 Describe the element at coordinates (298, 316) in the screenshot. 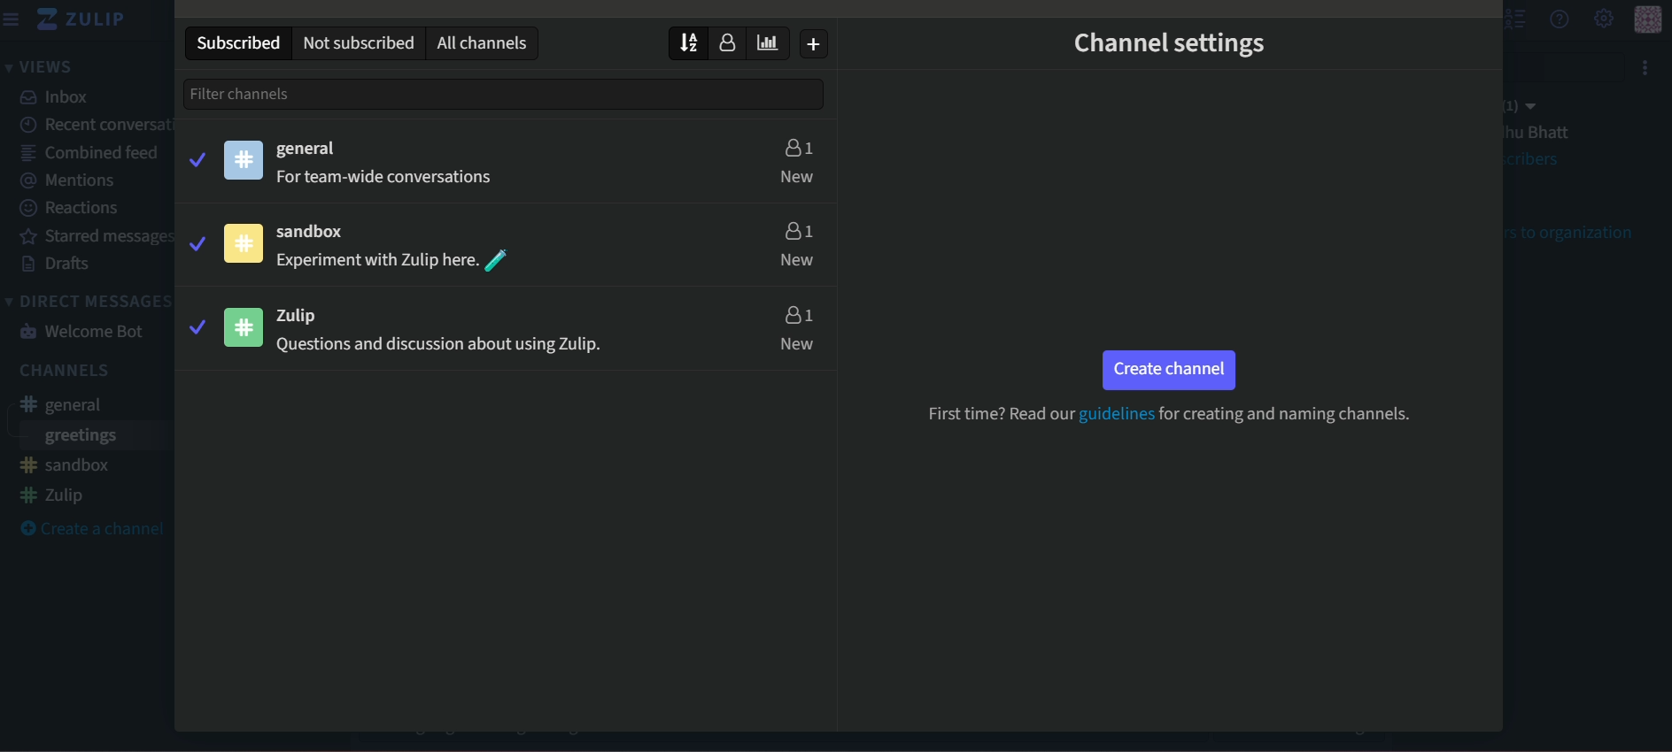

I see `zulip` at that location.